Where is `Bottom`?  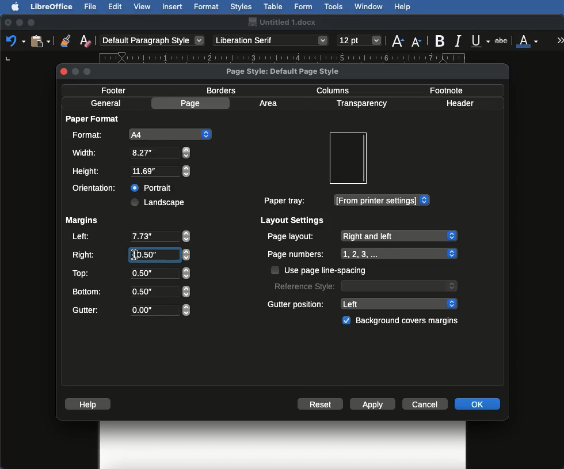
Bottom is located at coordinates (131, 290).